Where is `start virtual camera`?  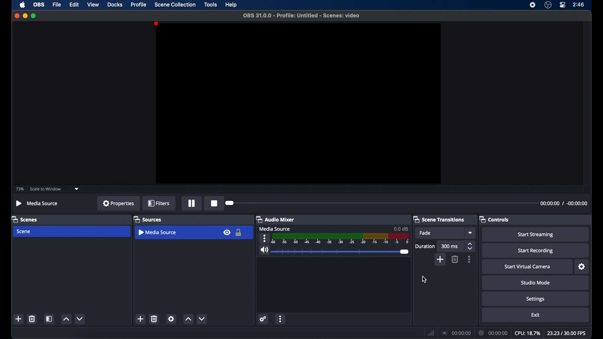
start virtual camera is located at coordinates (528, 267).